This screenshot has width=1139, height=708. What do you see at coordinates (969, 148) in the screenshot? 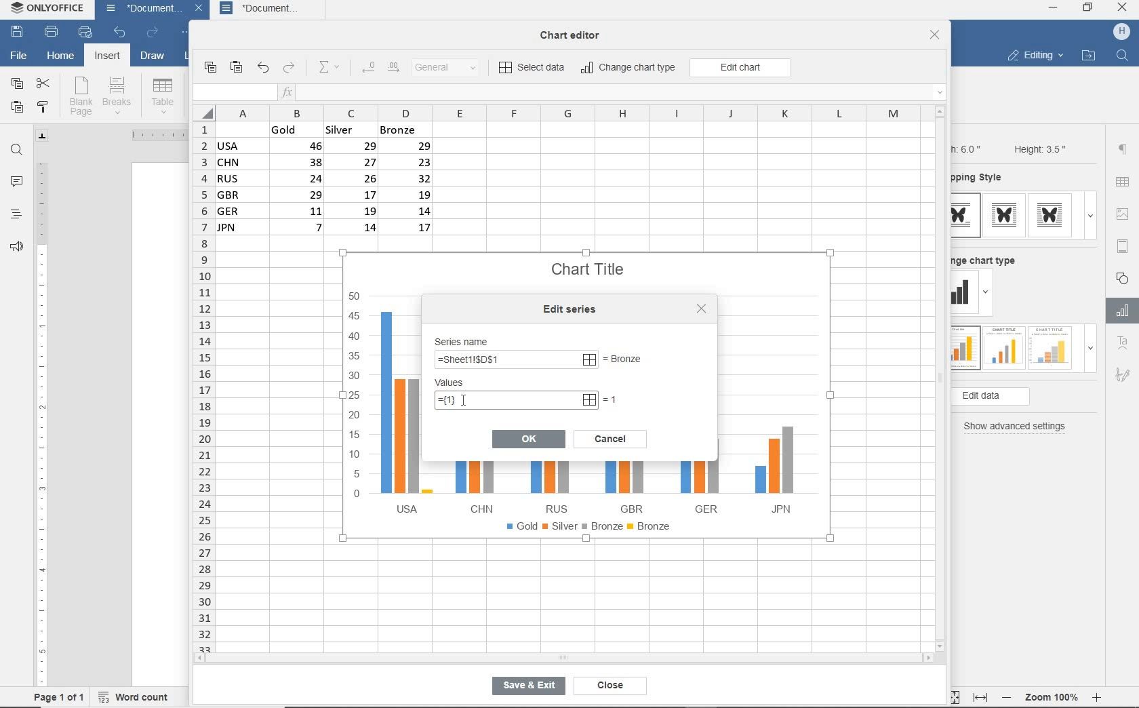
I see `Width: 6.0"` at bounding box center [969, 148].